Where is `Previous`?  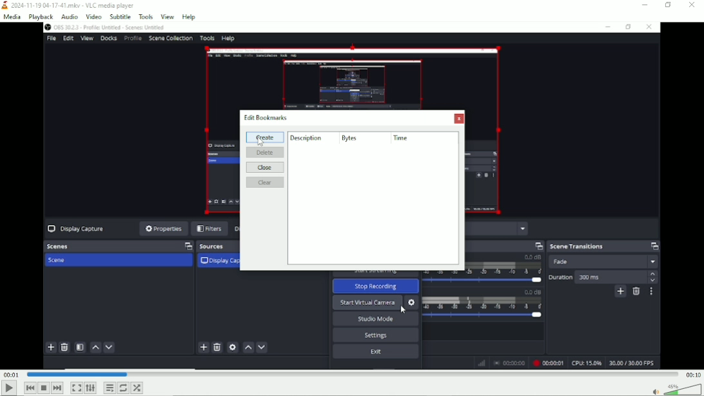
Previous is located at coordinates (30, 388).